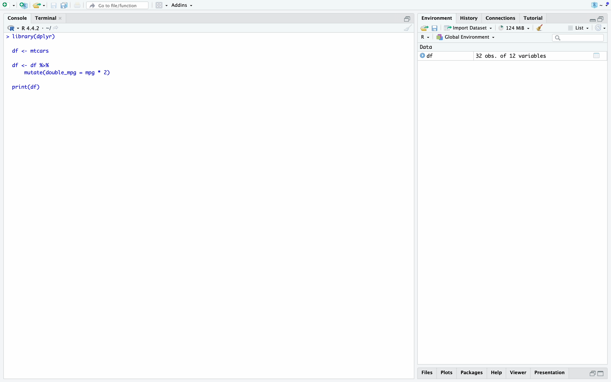 Image resolution: width=611 pixels, height=382 pixels. What do you see at coordinates (447, 373) in the screenshot?
I see `plots` at bounding box center [447, 373].